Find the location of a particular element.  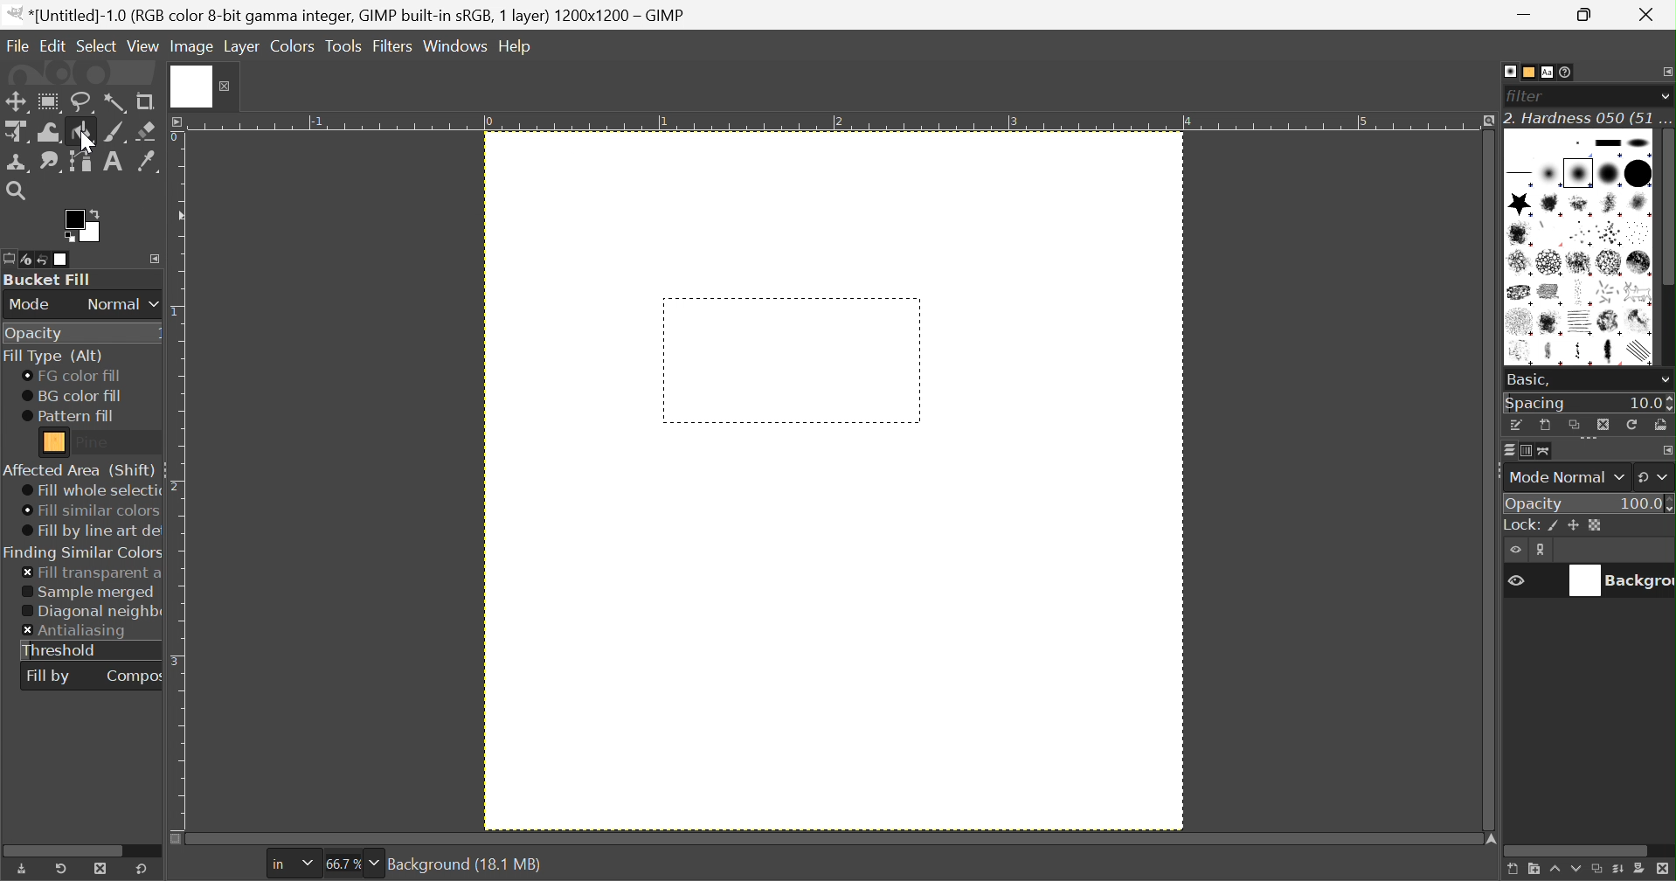

Mode Normal is located at coordinates (1565, 477).